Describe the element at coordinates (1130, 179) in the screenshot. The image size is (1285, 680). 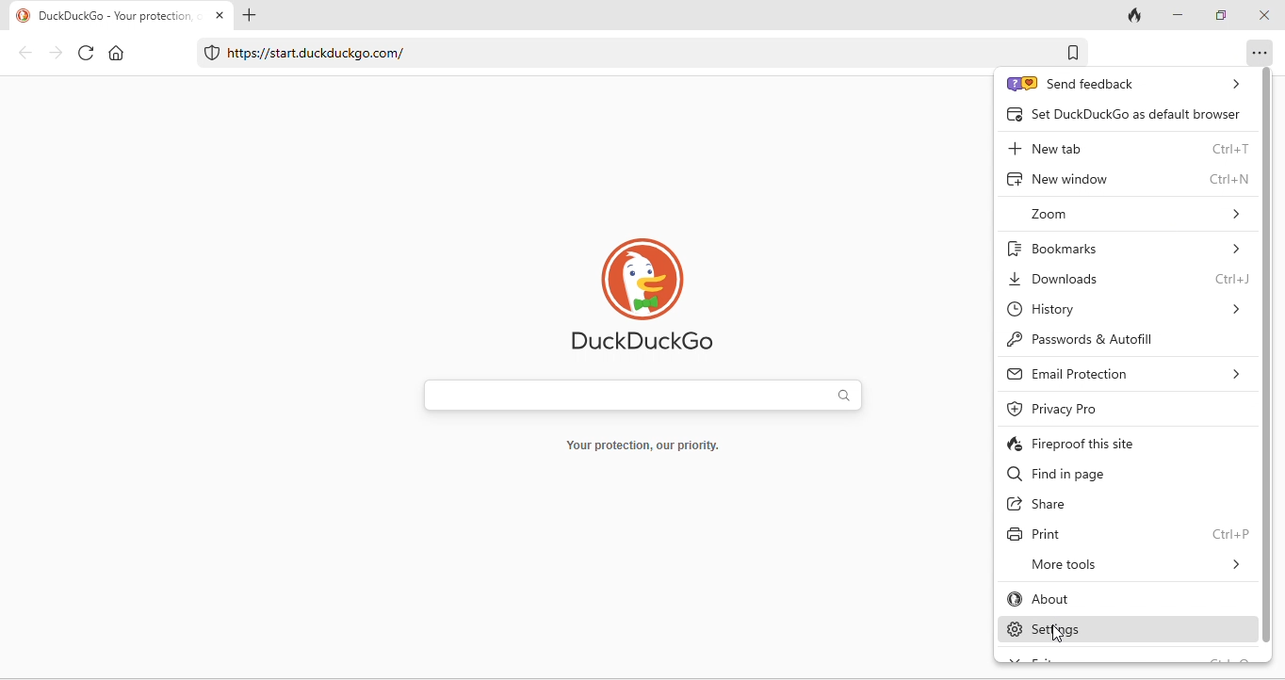
I see `new window` at that location.